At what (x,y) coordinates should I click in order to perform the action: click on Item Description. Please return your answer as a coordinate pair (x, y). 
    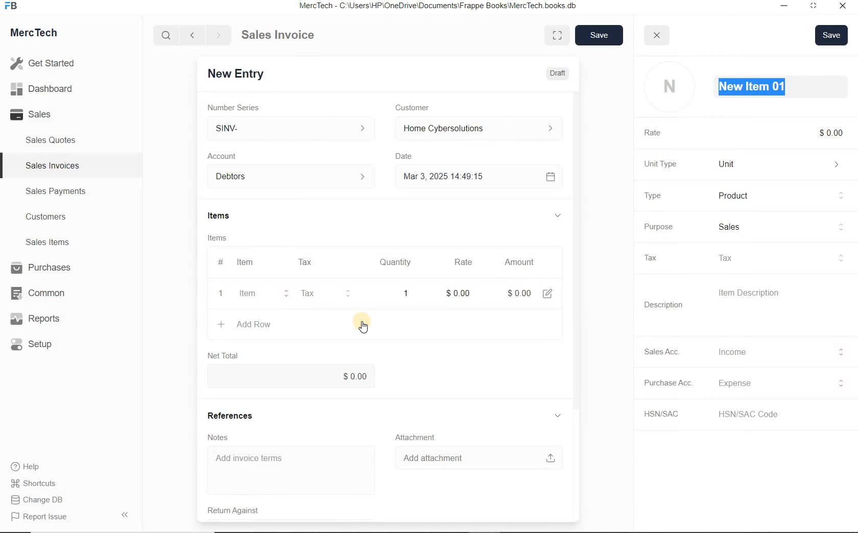
    Looking at the image, I should click on (754, 293).